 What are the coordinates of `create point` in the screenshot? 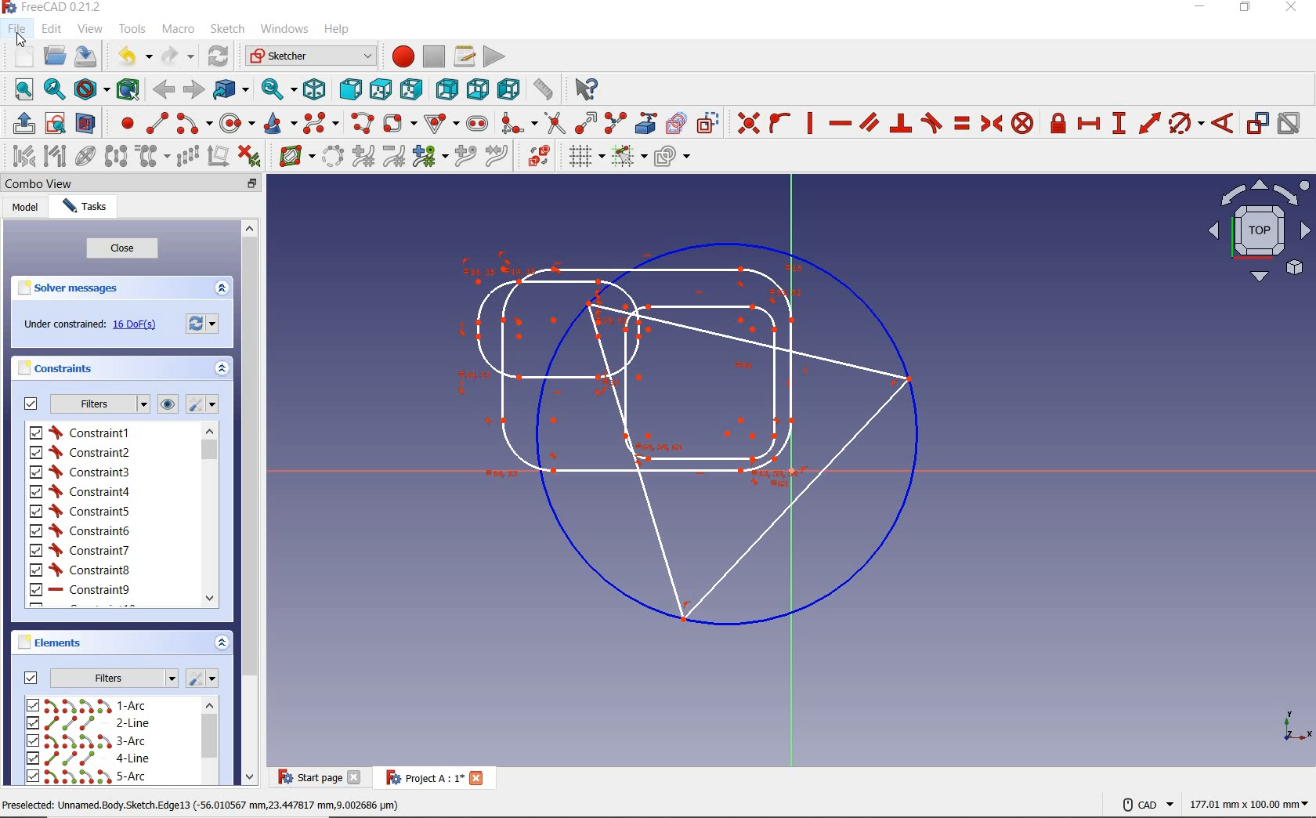 It's located at (121, 123).